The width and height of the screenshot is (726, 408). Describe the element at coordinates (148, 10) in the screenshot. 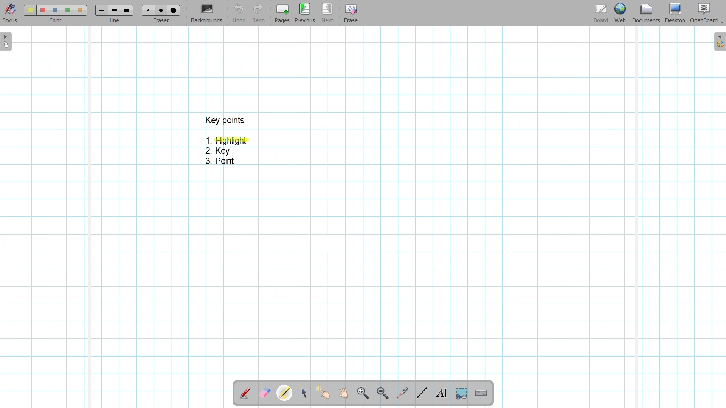

I see `Eraser 1` at that location.